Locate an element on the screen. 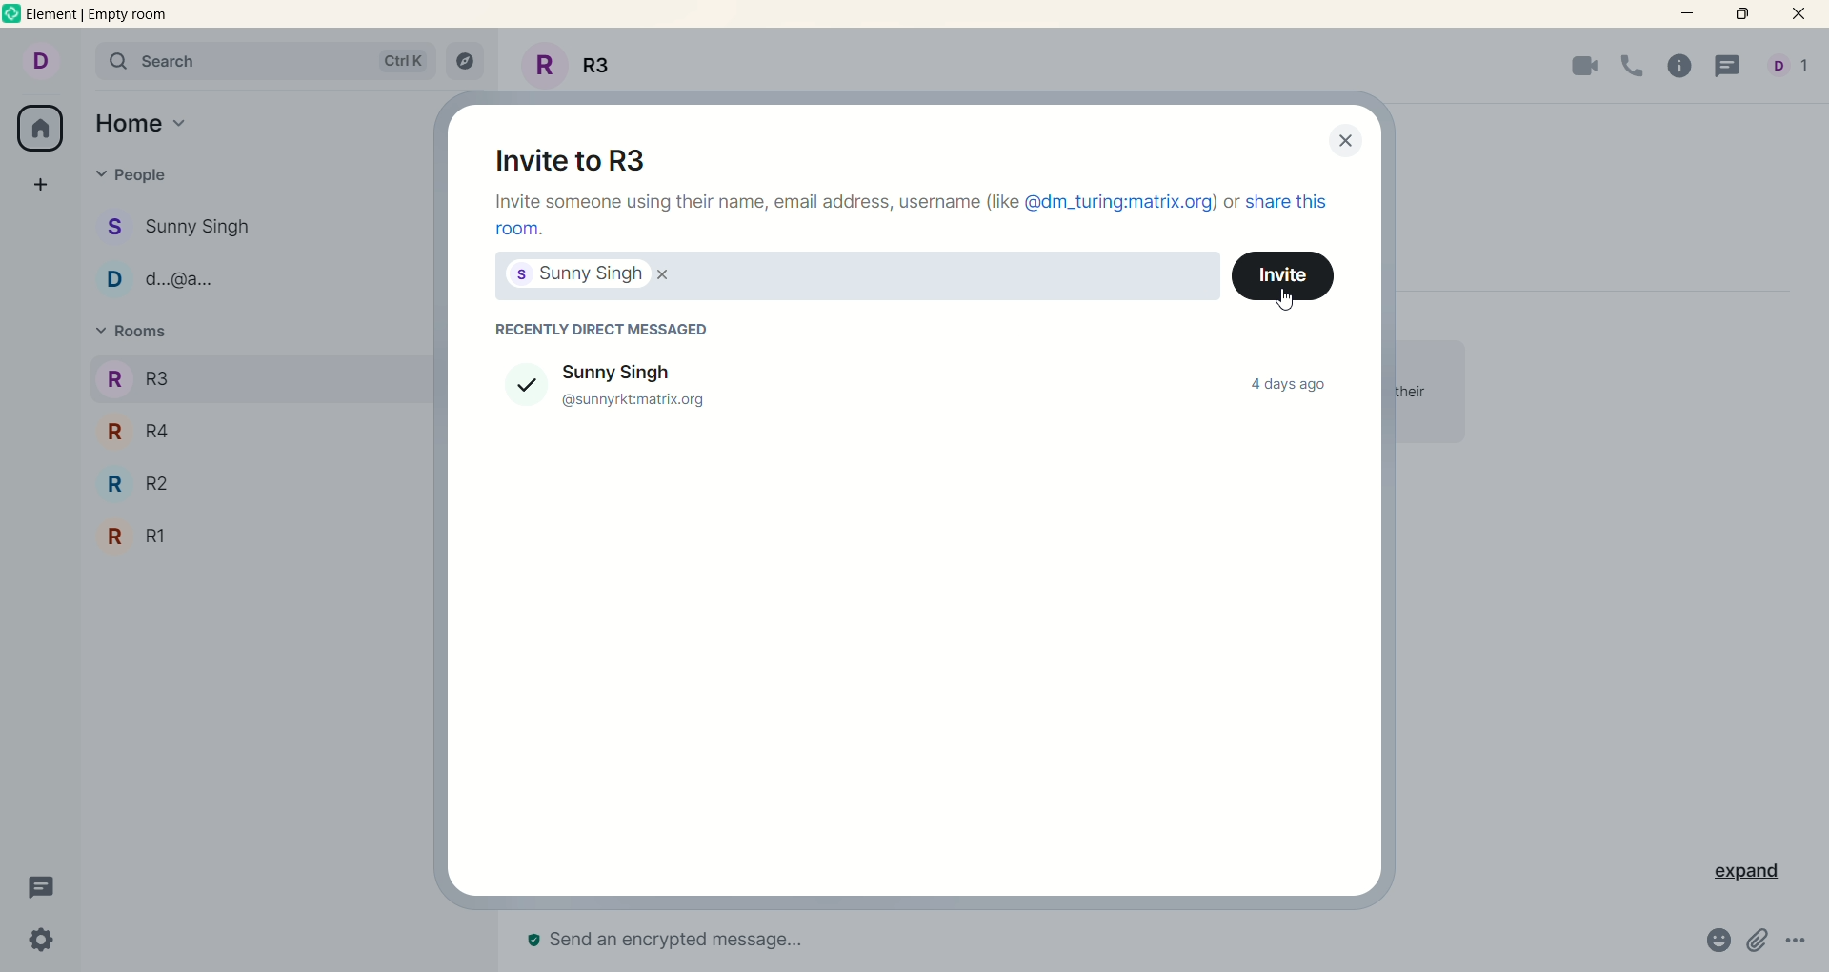 This screenshot has height=972, width=1829. voice call is located at coordinates (1630, 68).